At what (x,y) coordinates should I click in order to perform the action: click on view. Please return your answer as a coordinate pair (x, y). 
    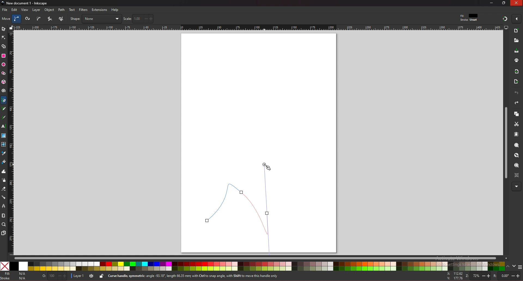
    Looking at the image, I should click on (25, 10).